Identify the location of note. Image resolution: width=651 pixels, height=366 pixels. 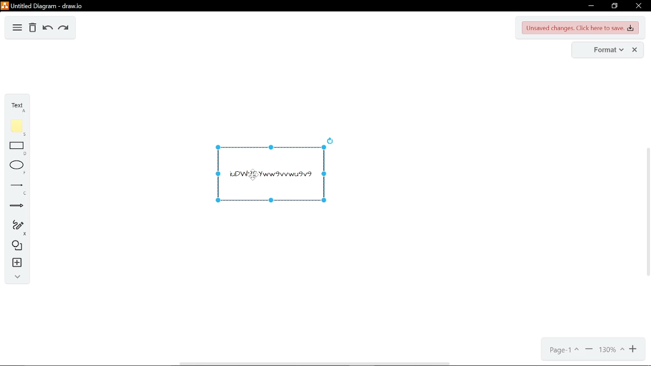
(15, 126).